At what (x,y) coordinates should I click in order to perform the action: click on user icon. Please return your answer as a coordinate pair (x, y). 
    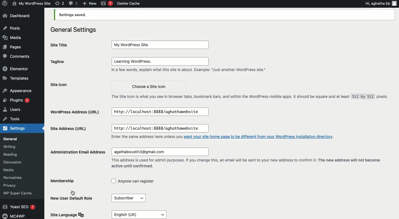
    Looking at the image, I should click on (395, 3).